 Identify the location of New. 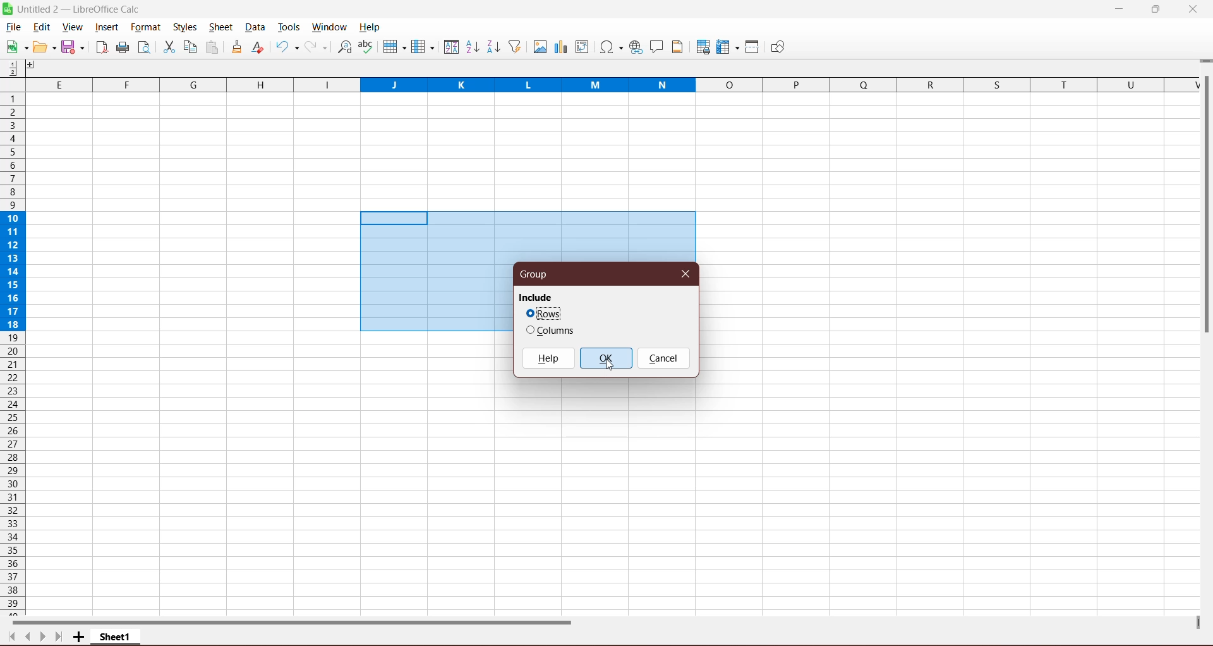
(15, 47).